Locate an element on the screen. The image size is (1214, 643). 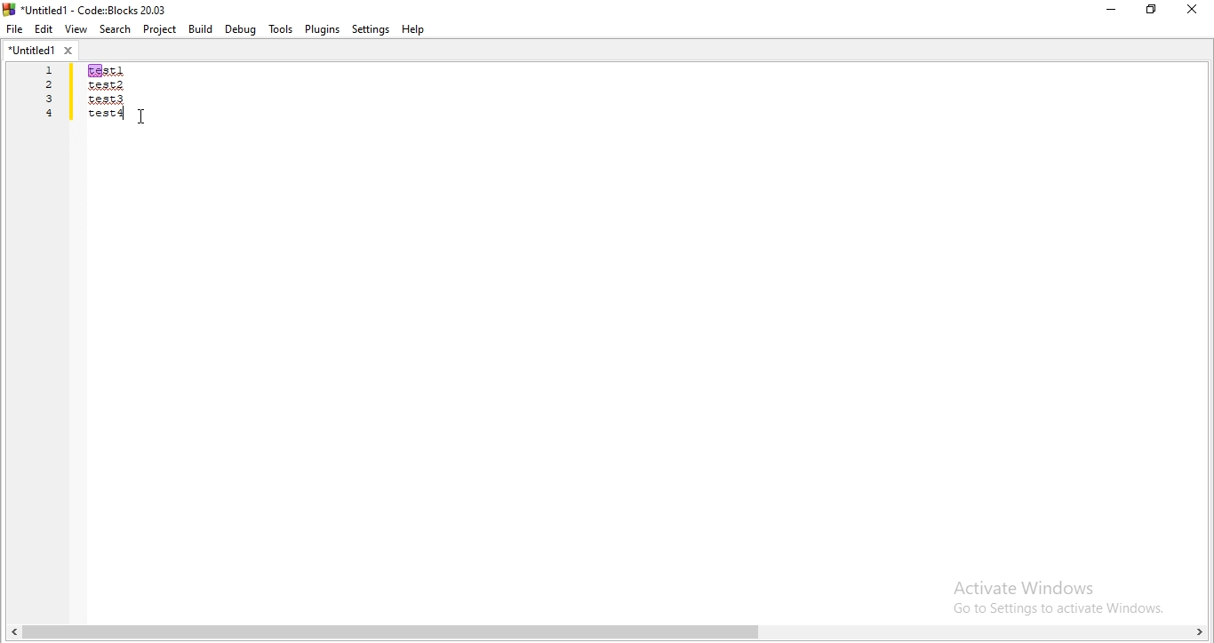
Project  is located at coordinates (161, 30).